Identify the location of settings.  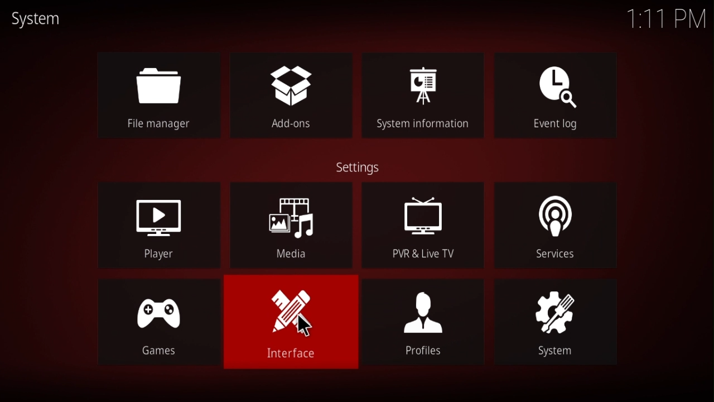
(363, 167).